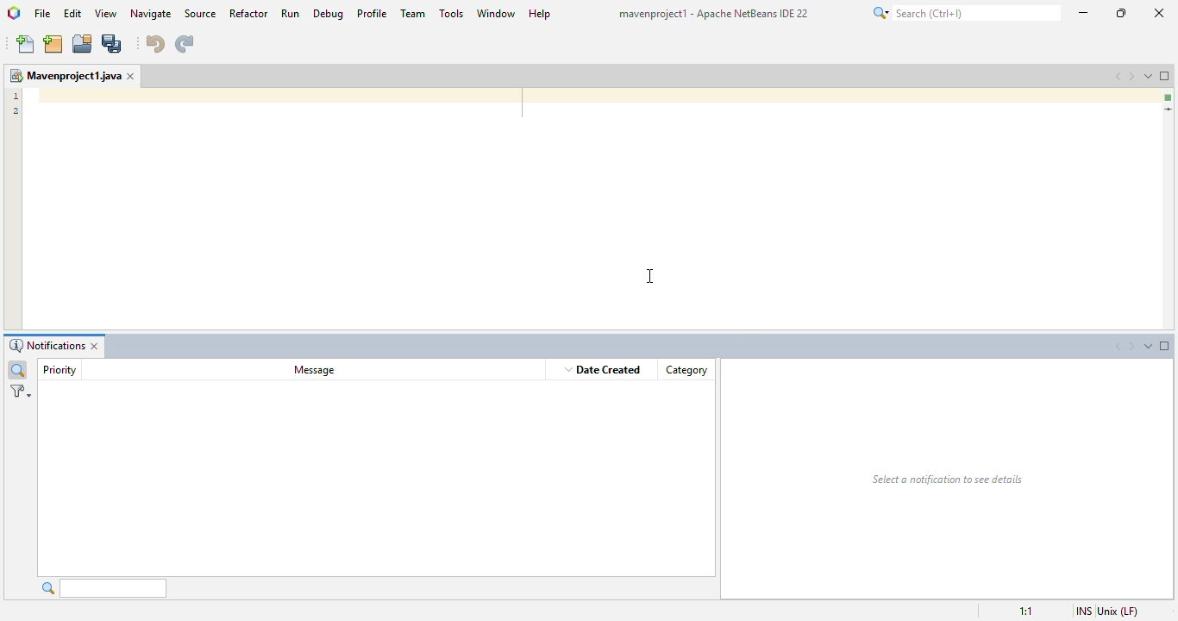  Describe the element at coordinates (15, 110) in the screenshot. I see `2` at that location.